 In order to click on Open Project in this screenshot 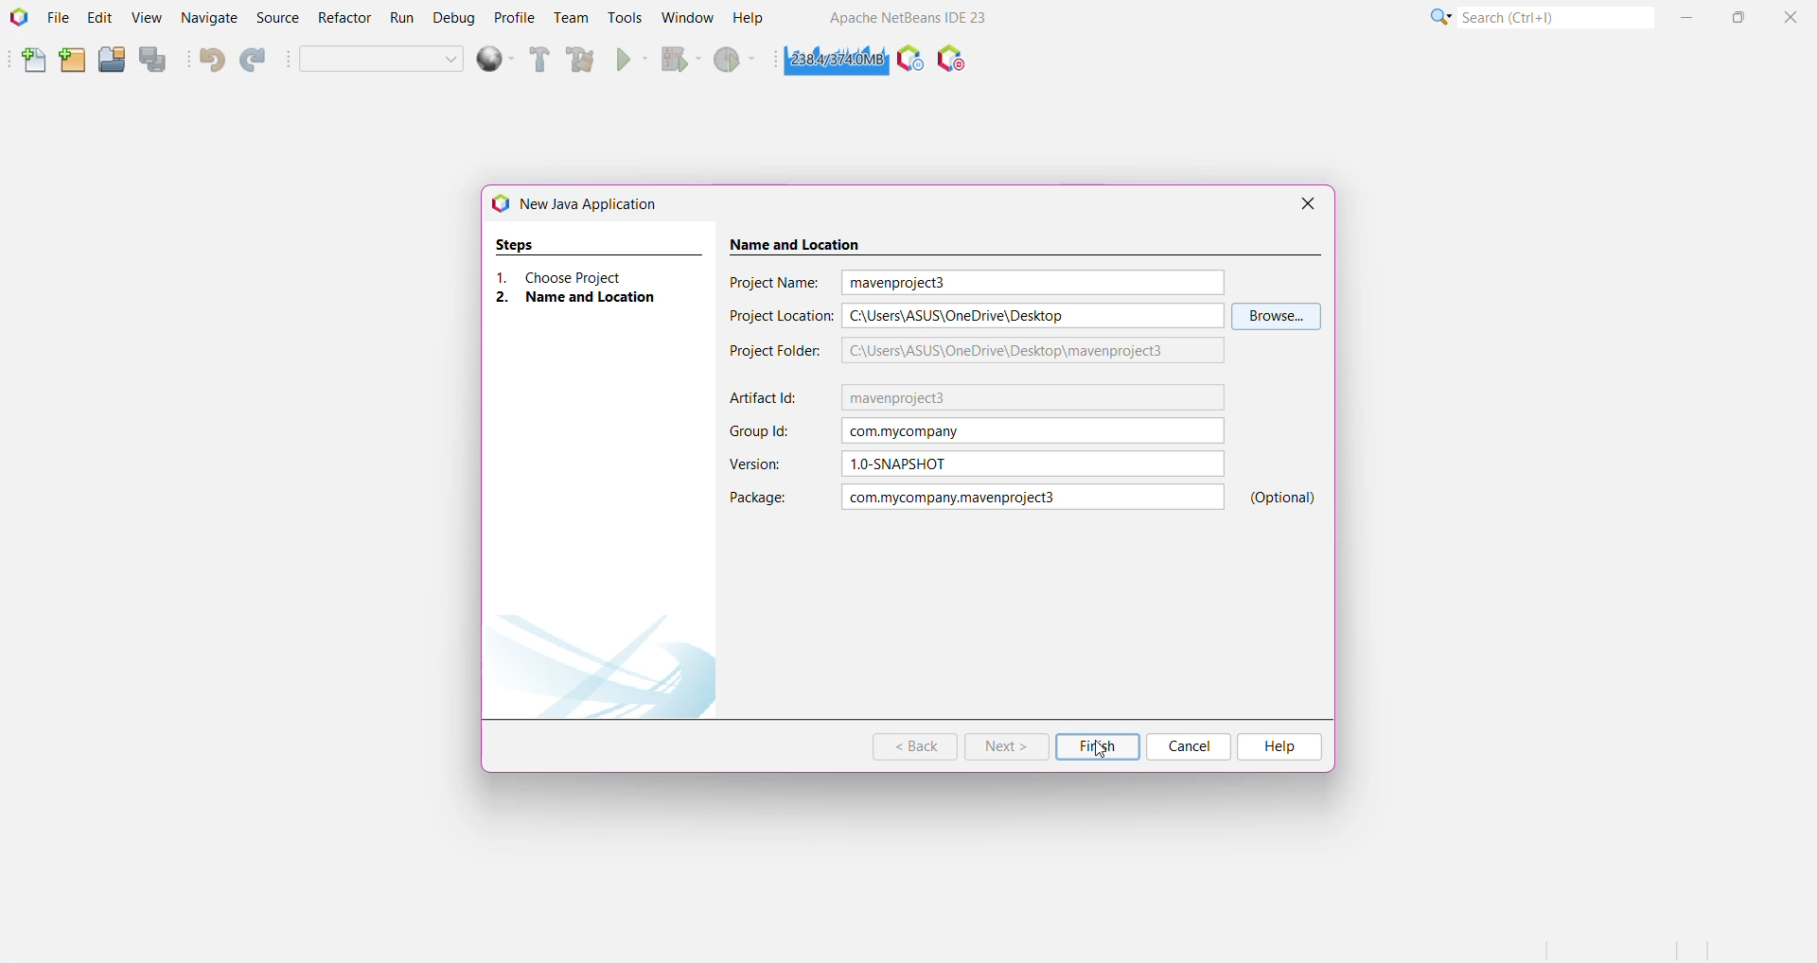, I will do `click(111, 61)`.